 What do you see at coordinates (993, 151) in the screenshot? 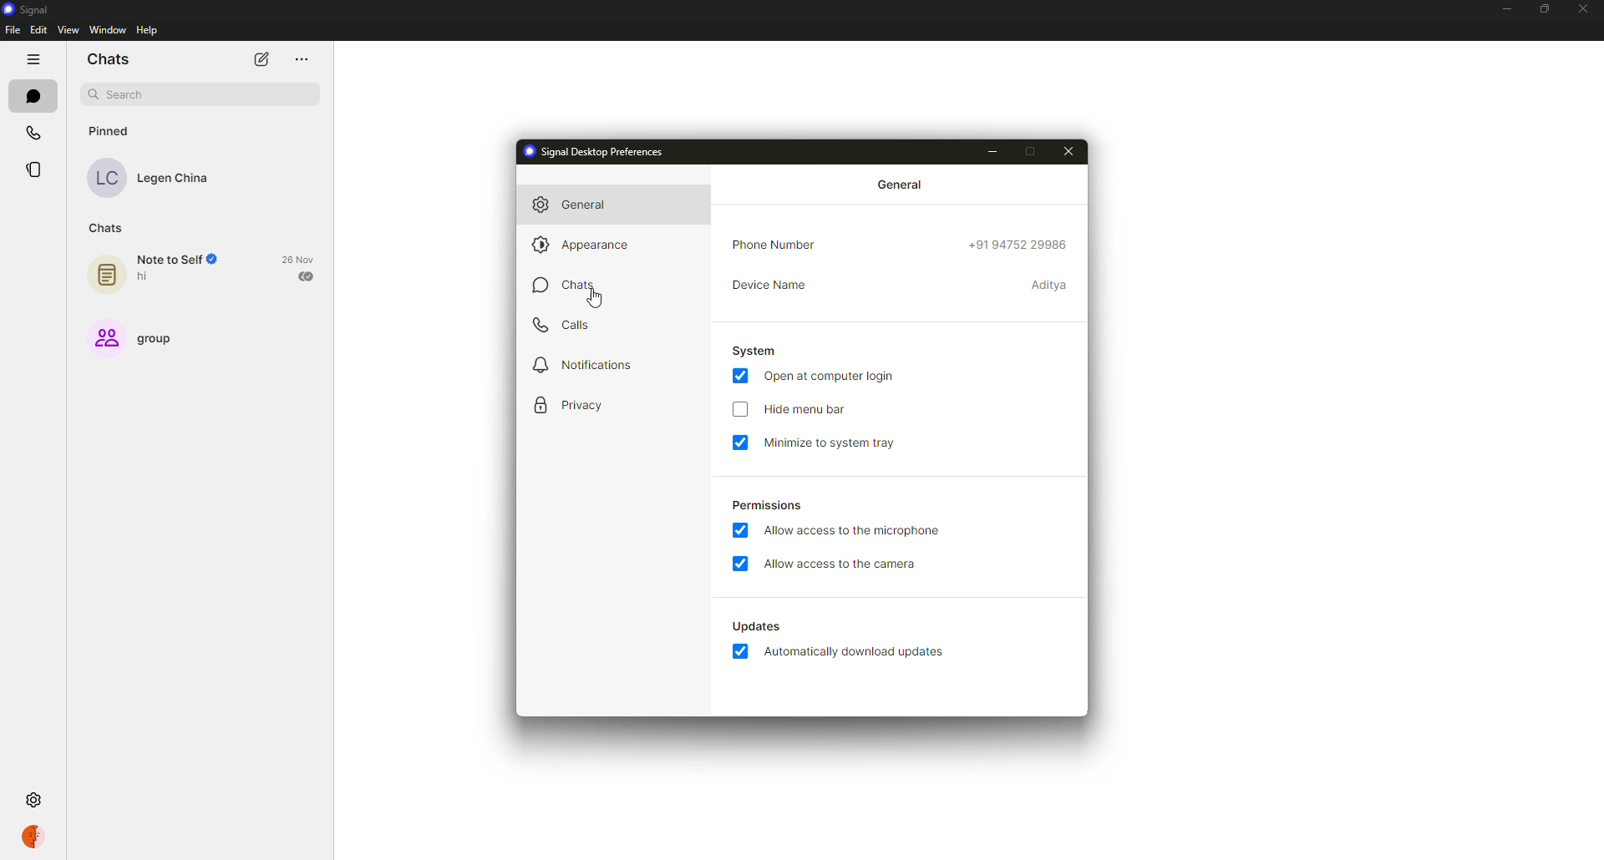
I see `minimize` at bounding box center [993, 151].